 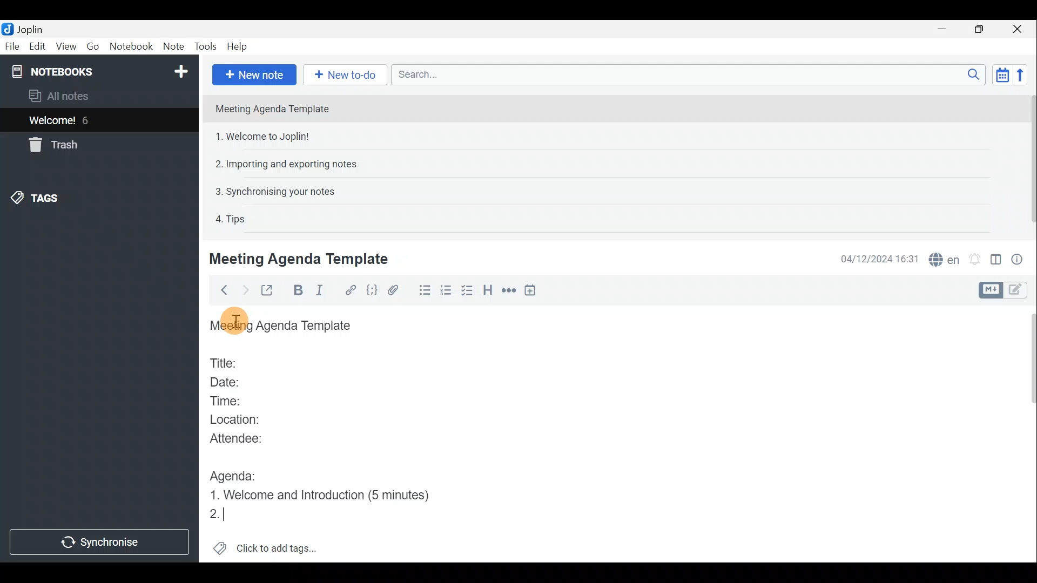 What do you see at coordinates (1021, 259) in the screenshot?
I see `Note properties` at bounding box center [1021, 259].